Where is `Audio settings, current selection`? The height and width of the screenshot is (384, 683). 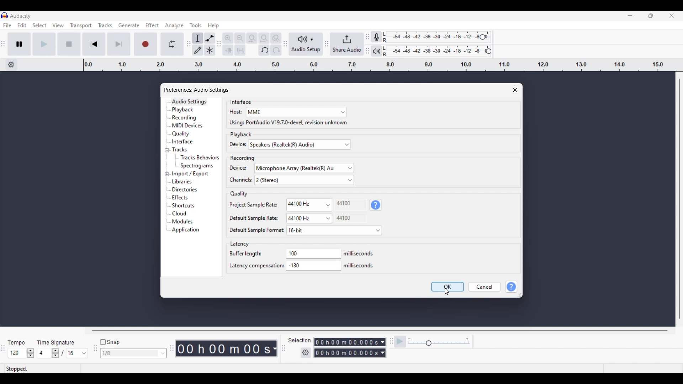 Audio settings, current selection is located at coordinates (189, 101).